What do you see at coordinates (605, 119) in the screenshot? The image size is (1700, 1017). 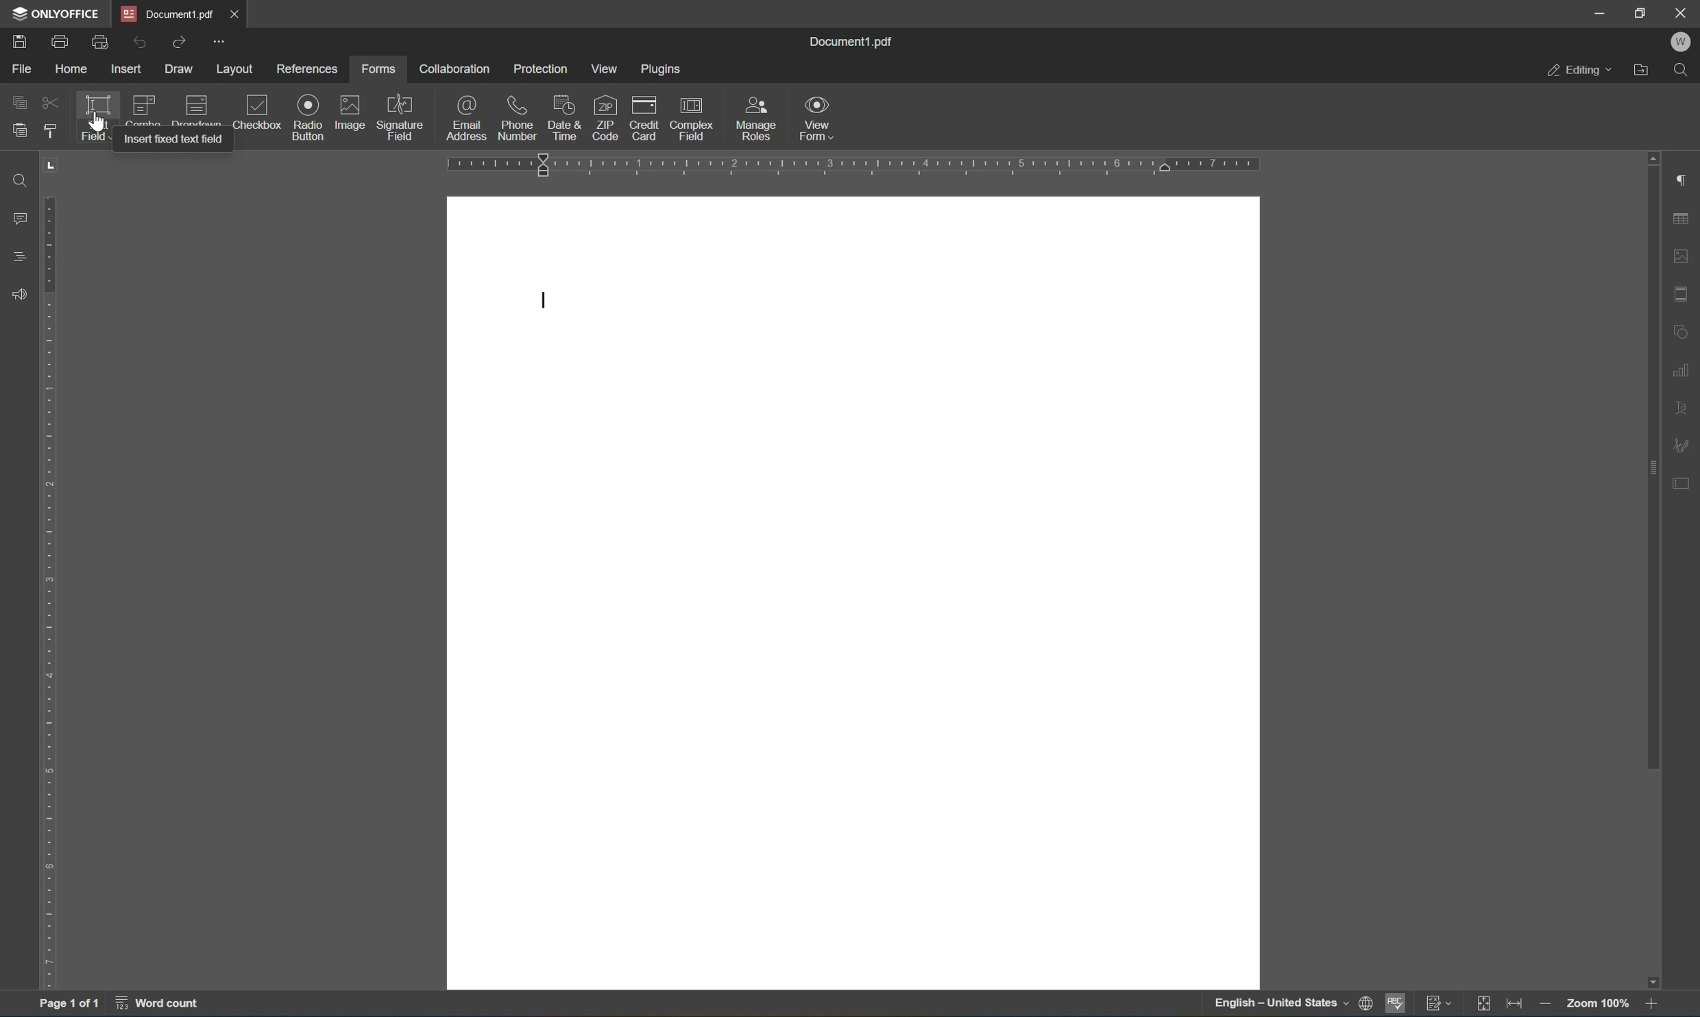 I see `zip code` at bounding box center [605, 119].